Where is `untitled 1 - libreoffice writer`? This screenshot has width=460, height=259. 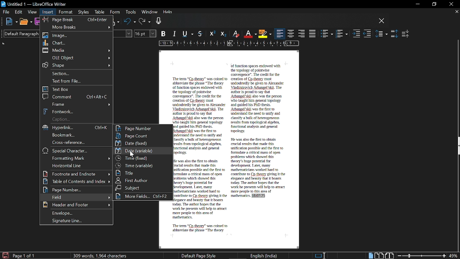 untitled 1 - libreoffice writer is located at coordinates (35, 3).